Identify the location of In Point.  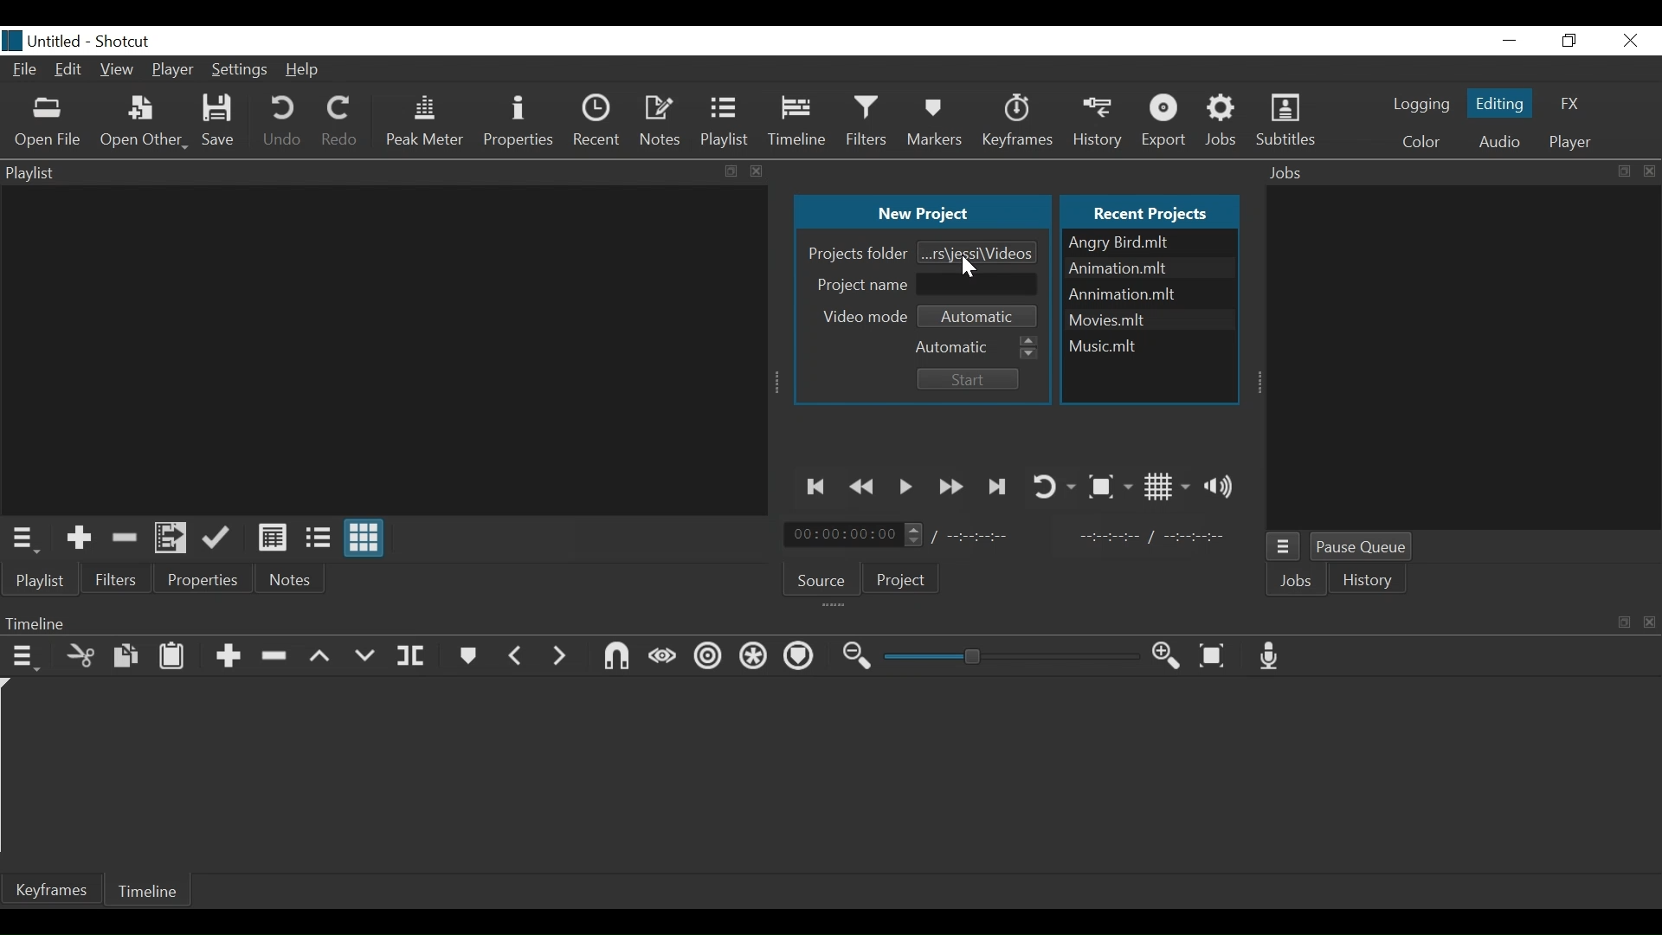
(1151, 537).